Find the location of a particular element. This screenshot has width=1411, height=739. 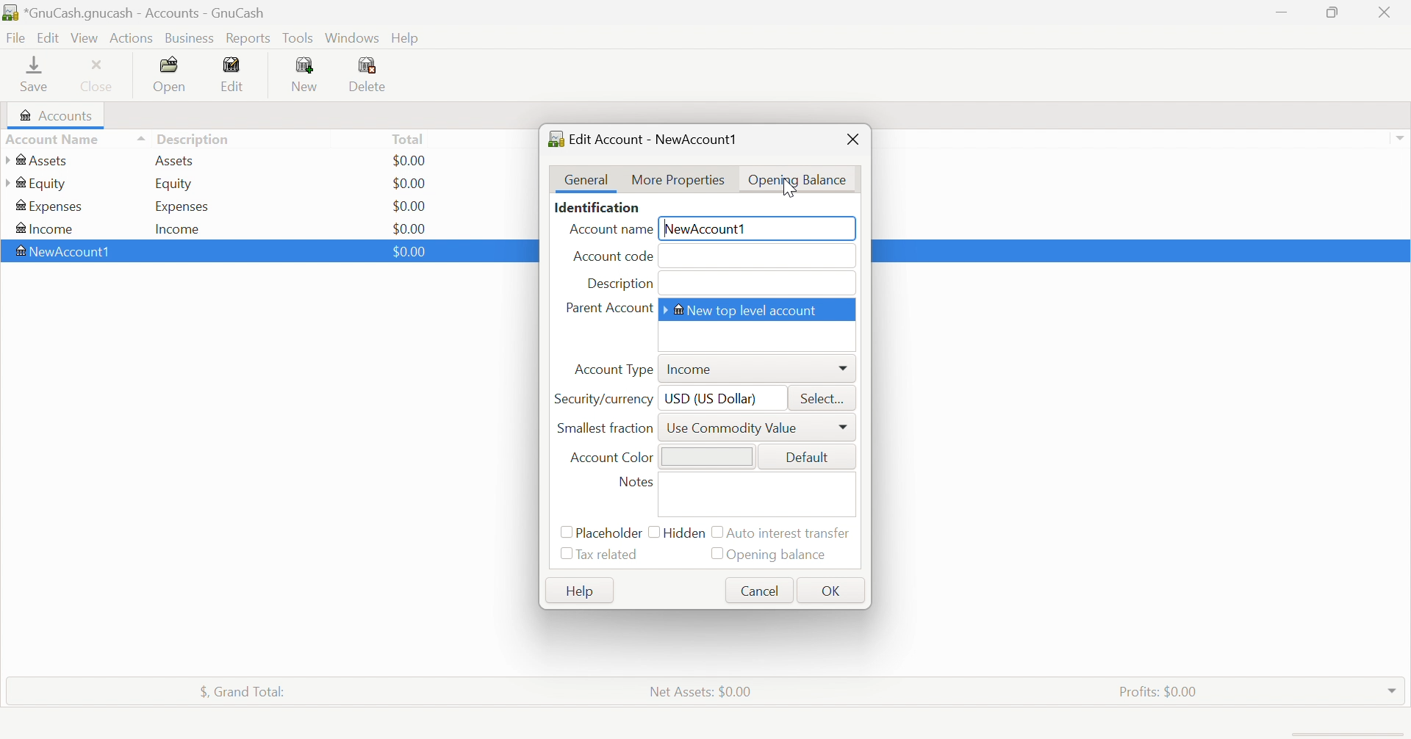

$0.00 is located at coordinates (414, 160).